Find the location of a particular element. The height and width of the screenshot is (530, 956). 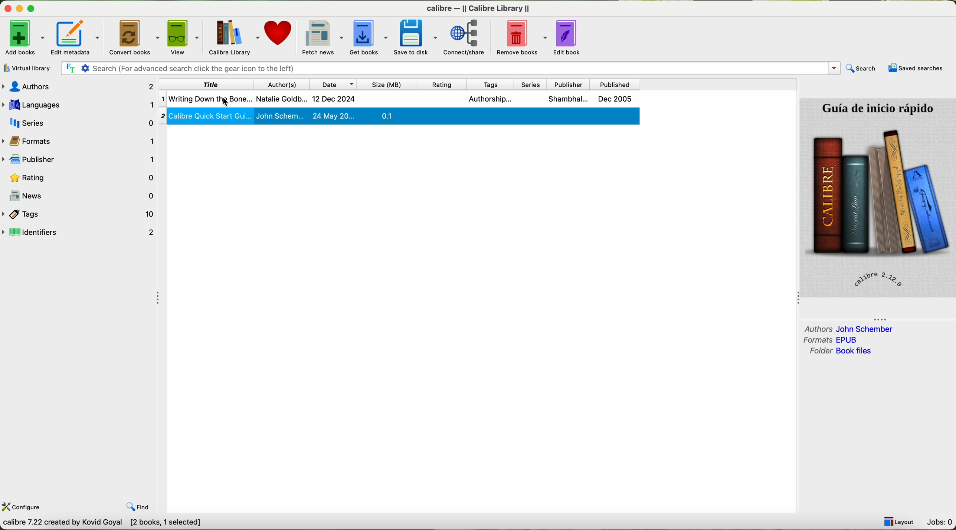

edit metadata is located at coordinates (79, 36).